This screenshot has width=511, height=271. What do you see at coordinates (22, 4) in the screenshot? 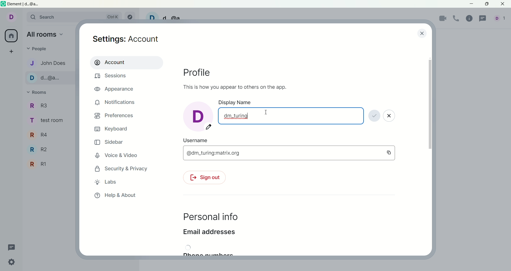
I see `element|d..@a..` at bounding box center [22, 4].